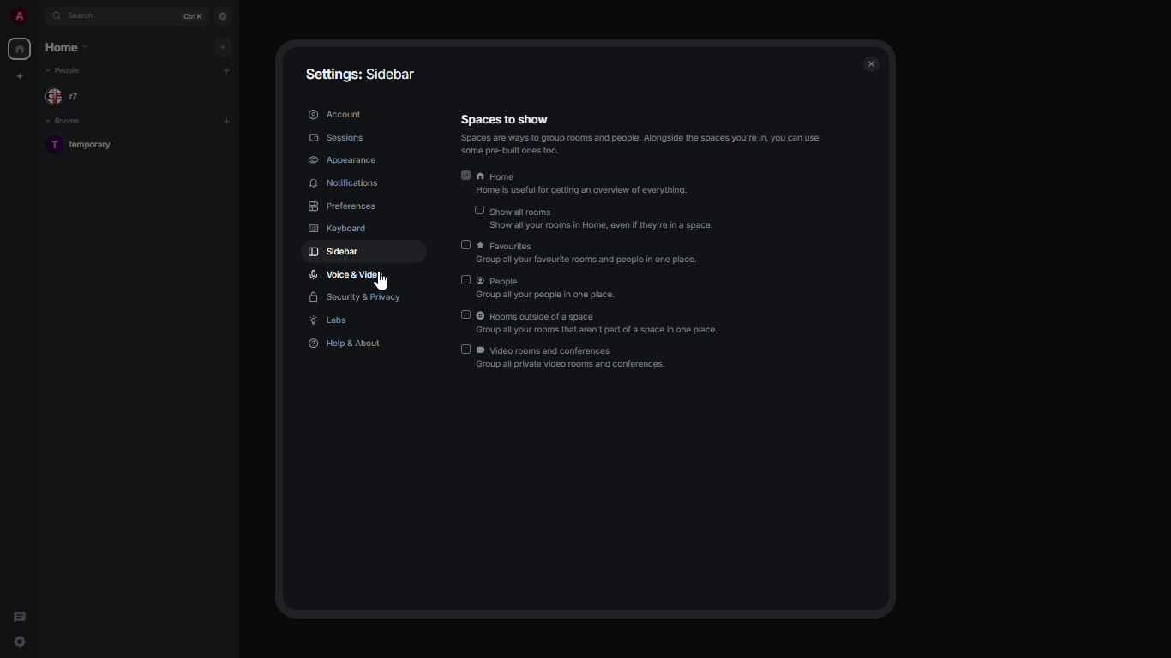  Describe the element at coordinates (193, 16) in the screenshot. I see `ctrl K` at that location.